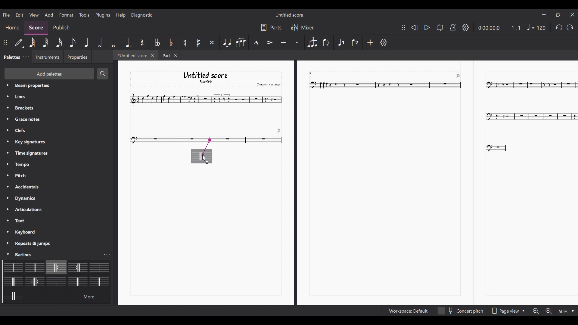 This screenshot has height=325, width=578. What do you see at coordinates (33, 43) in the screenshot?
I see `64th note` at bounding box center [33, 43].